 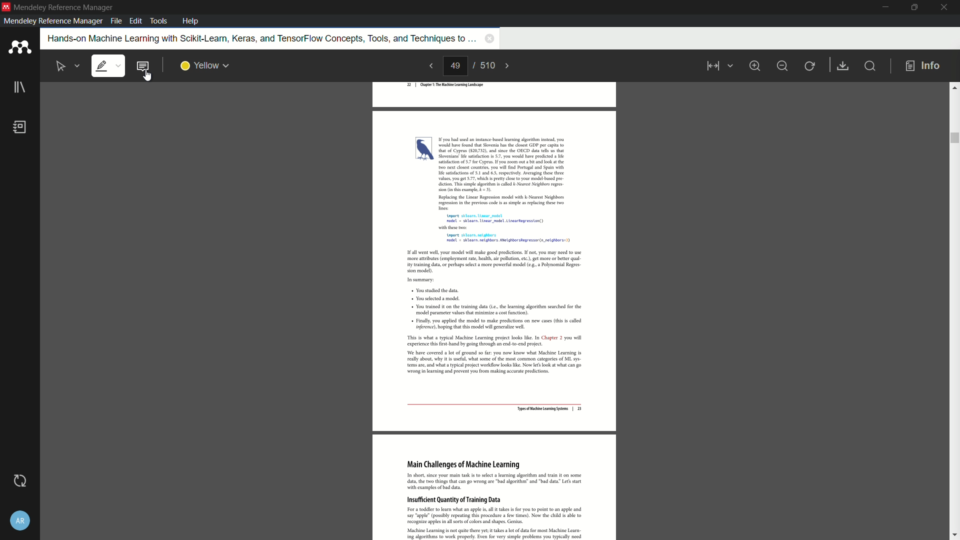 I want to click on Mendeley Reference Manager, so click(x=64, y=7).